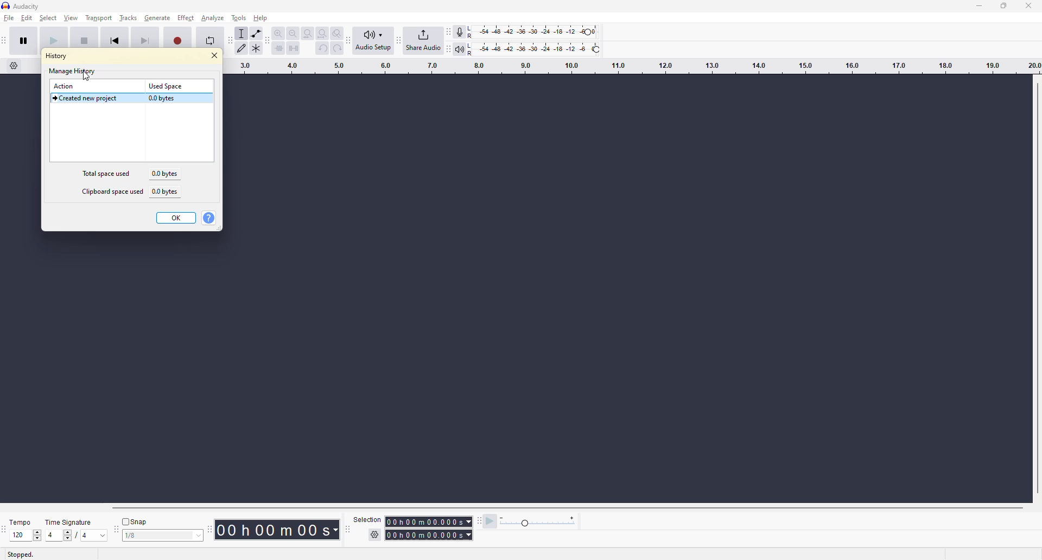  What do you see at coordinates (427, 533) in the screenshot?
I see `selection` at bounding box center [427, 533].